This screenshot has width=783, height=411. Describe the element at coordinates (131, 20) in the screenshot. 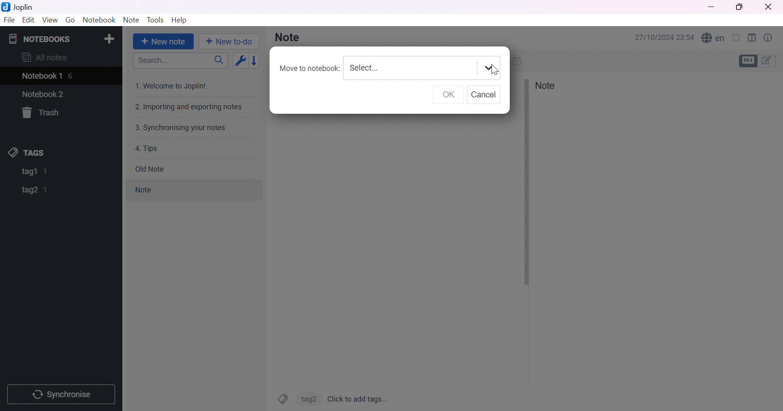

I see `Note` at that location.